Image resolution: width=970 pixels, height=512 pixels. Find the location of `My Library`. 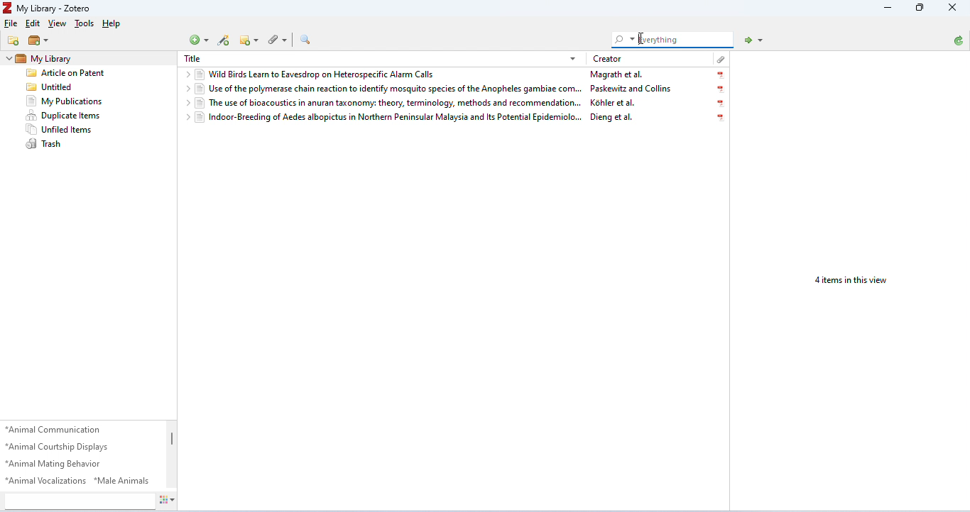

My Library is located at coordinates (45, 57).